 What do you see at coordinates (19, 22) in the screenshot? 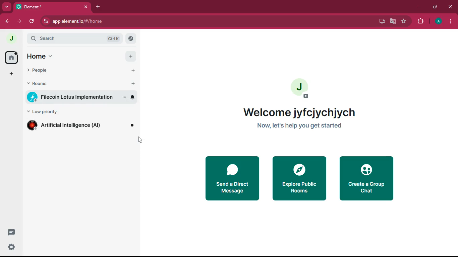
I see `forward` at bounding box center [19, 22].